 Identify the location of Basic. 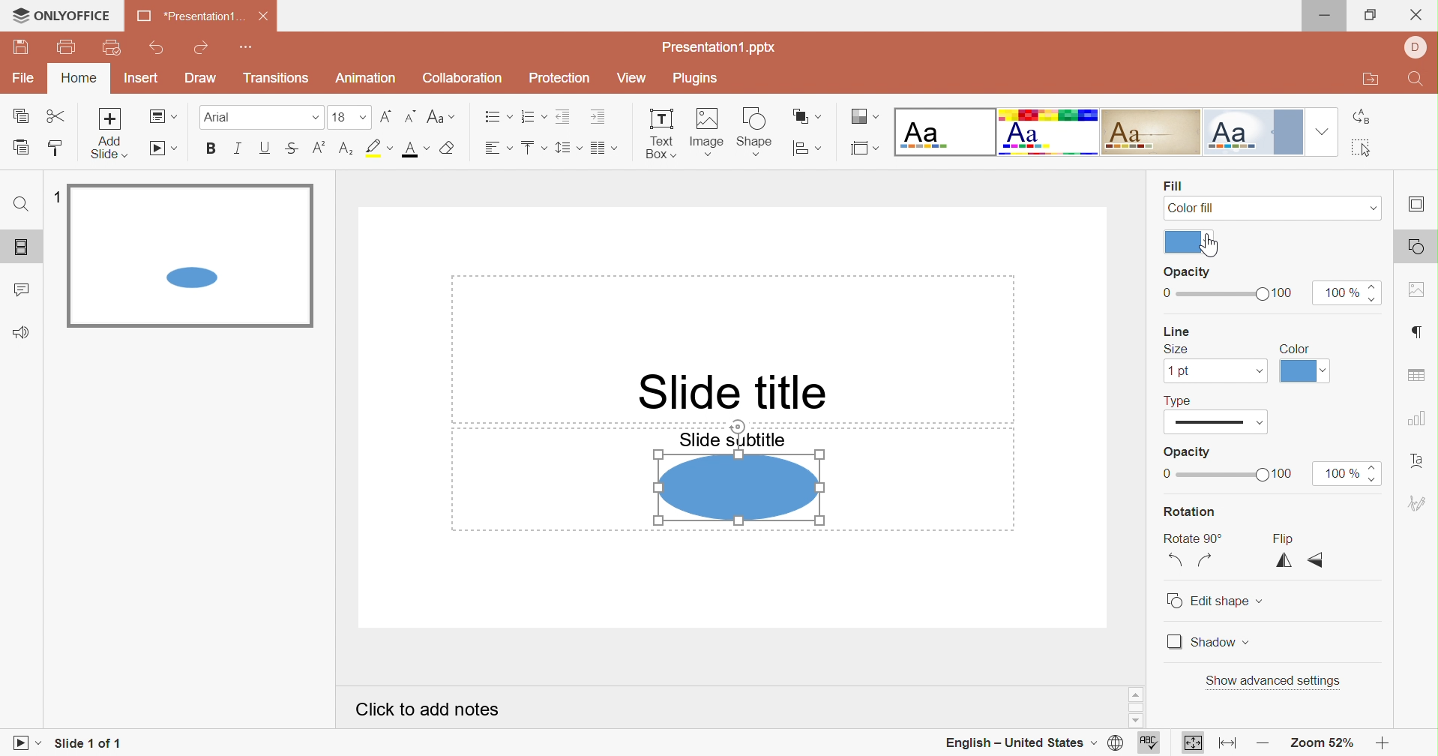
(1049, 133).